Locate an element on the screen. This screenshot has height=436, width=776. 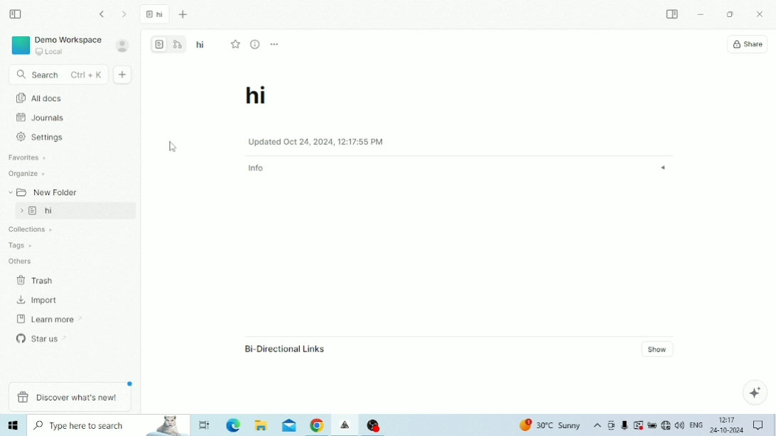
hi is located at coordinates (155, 16).